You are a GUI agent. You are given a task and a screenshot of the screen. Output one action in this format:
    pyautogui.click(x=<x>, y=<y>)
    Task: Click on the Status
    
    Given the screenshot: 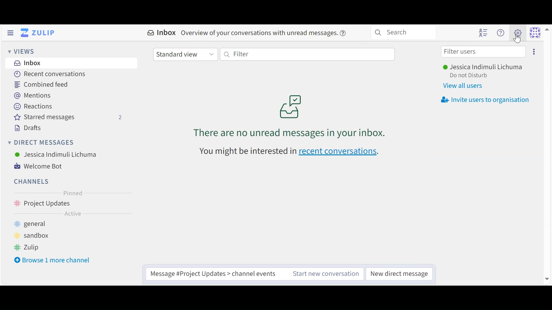 What is the action you would take?
    pyautogui.click(x=466, y=75)
    